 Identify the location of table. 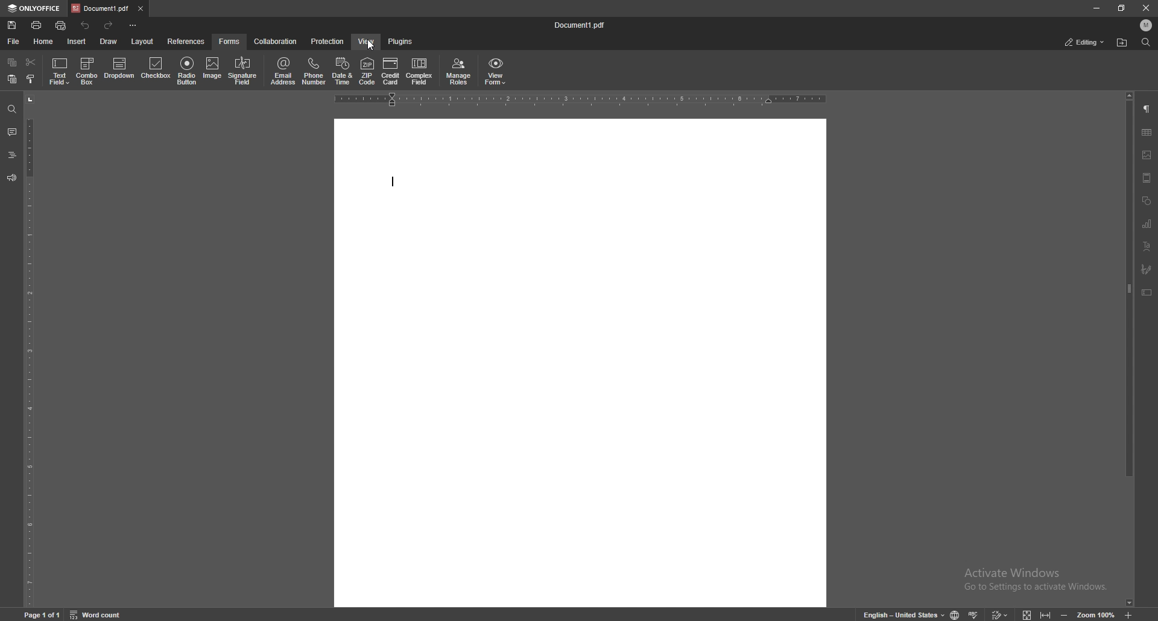
(1147, 133).